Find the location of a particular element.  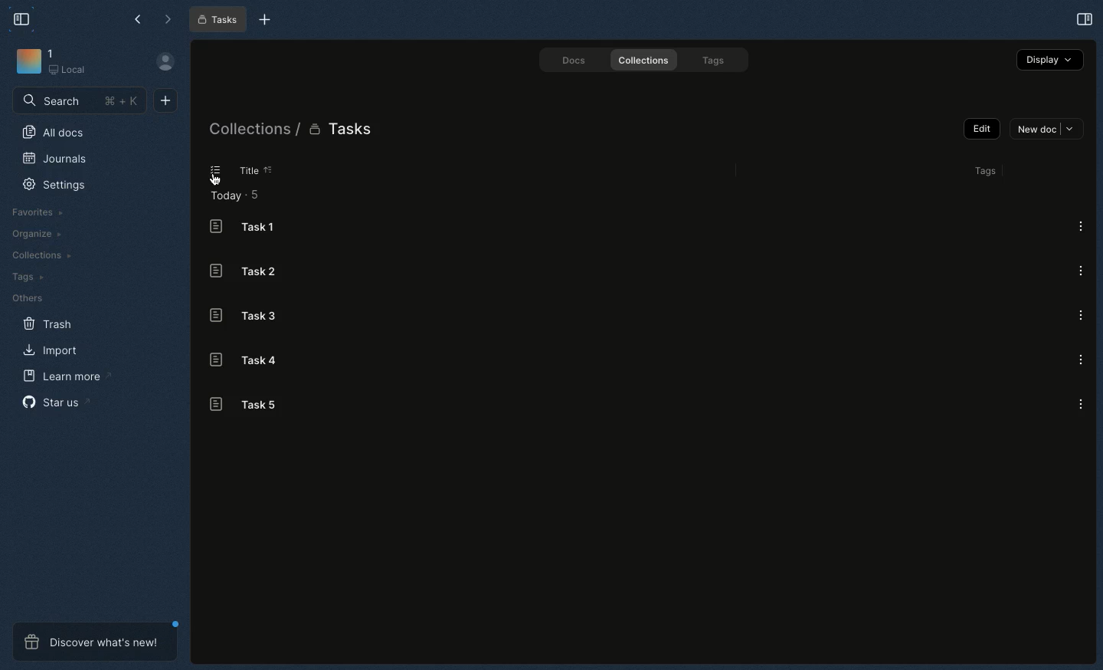

Star us is located at coordinates (54, 403).